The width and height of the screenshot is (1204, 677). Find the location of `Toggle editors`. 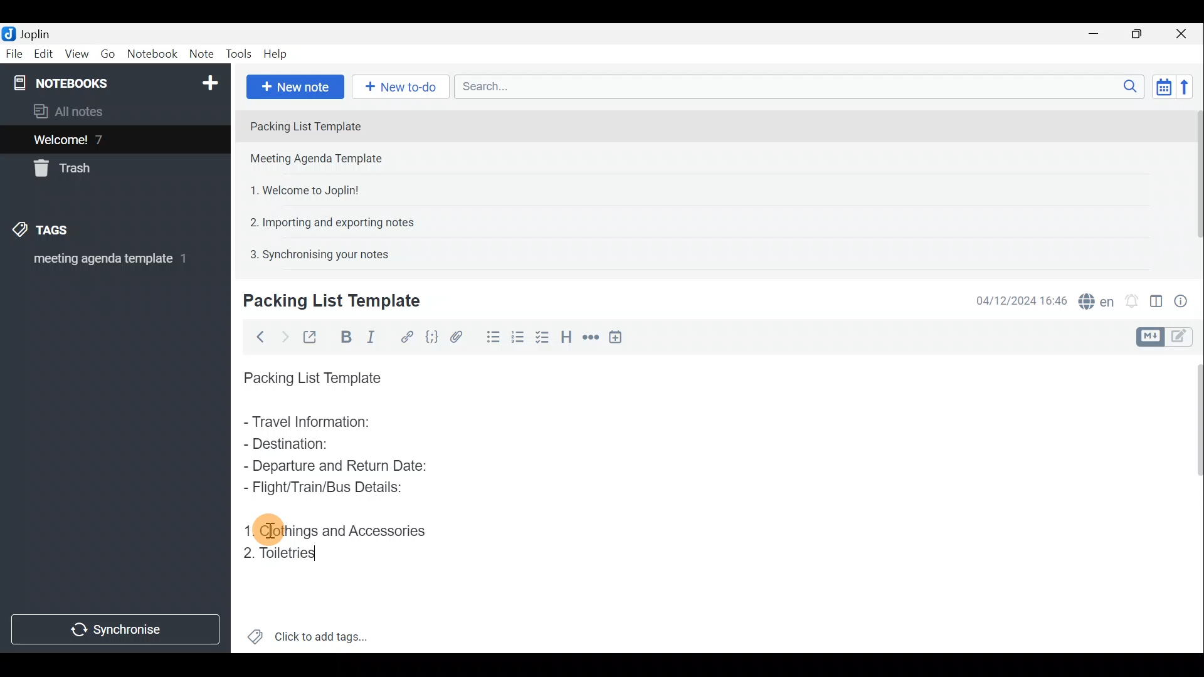

Toggle editors is located at coordinates (1185, 338).